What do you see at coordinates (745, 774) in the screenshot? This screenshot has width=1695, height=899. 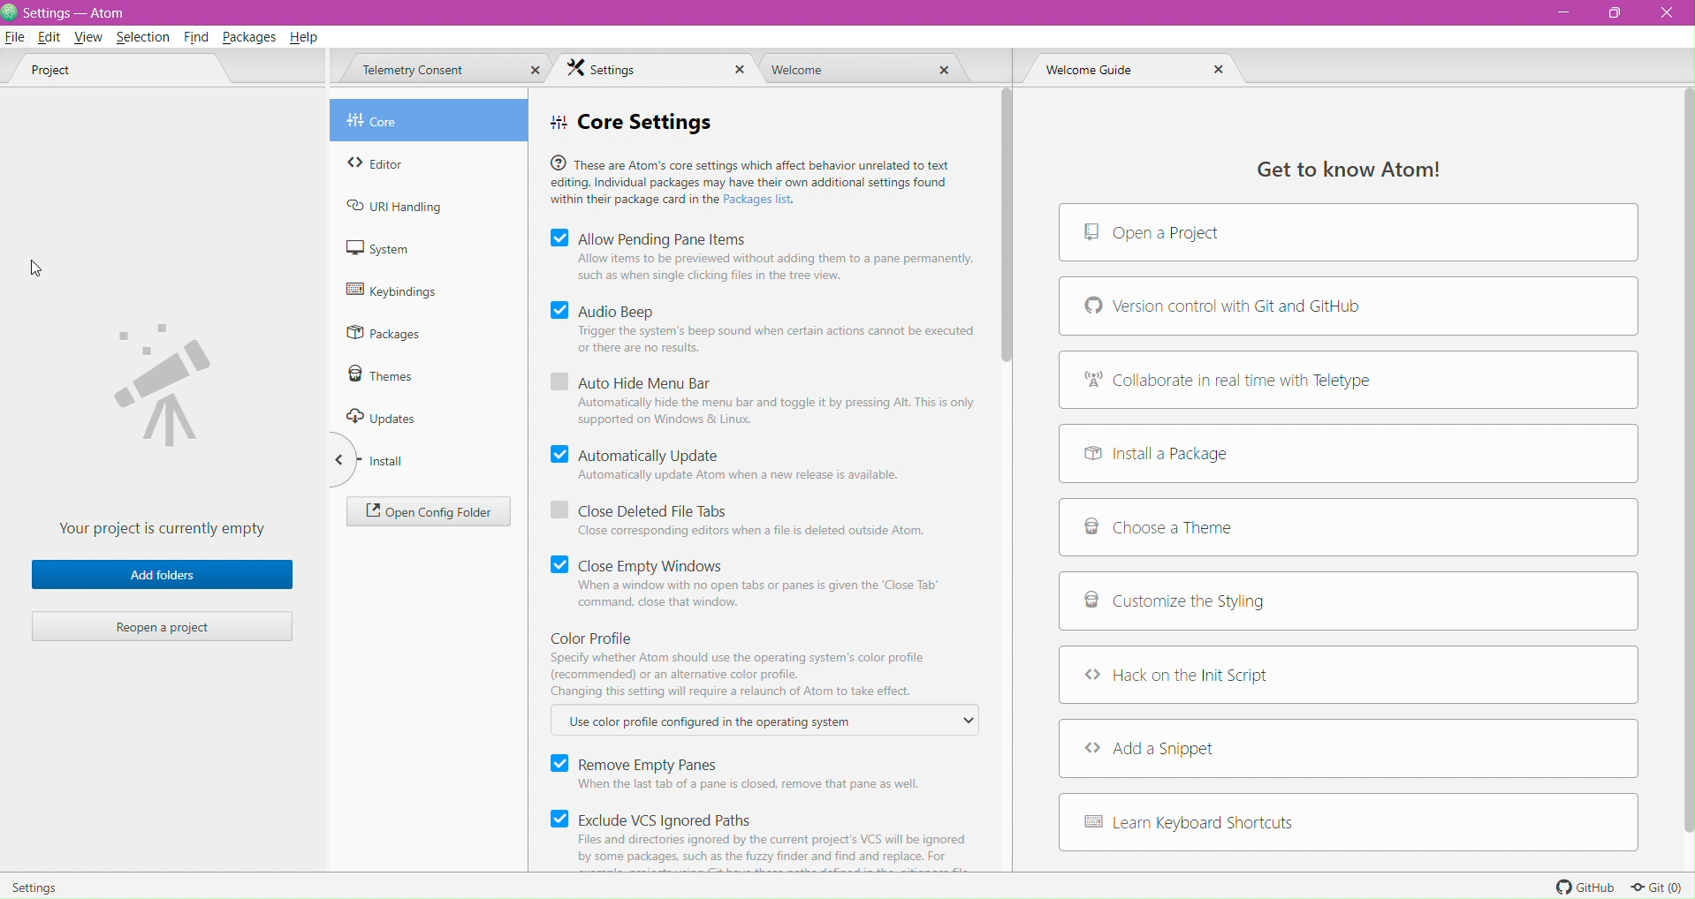 I see `Remove Empty Panes | When the last tab of a pane is closed, remove that pane as well.` at bounding box center [745, 774].